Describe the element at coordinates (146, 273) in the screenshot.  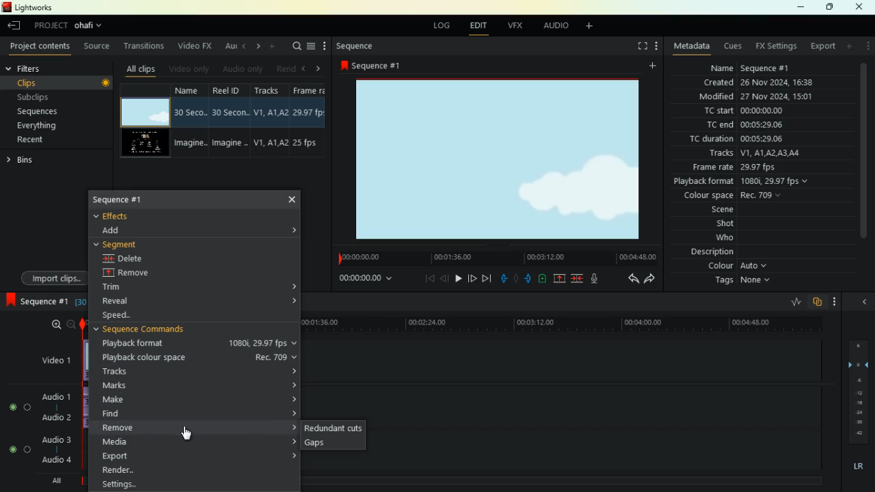
I see `remove` at that location.